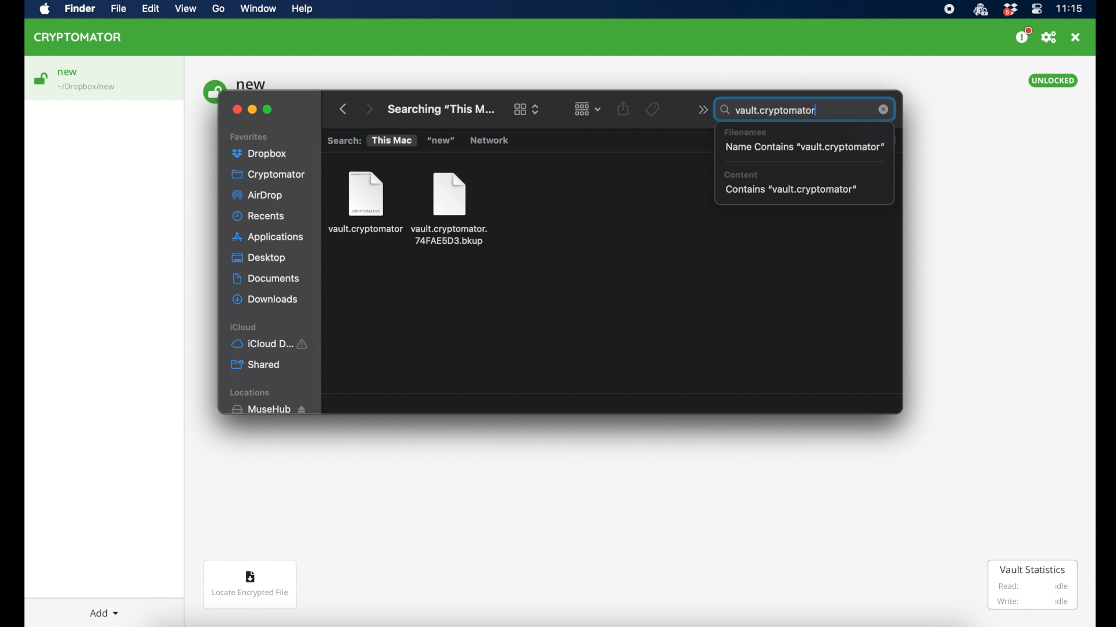 Image resolution: width=1116 pixels, height=627 pixels. Describe the element at coordinates (68, 73) in the screenshot. I see `new` at that location.